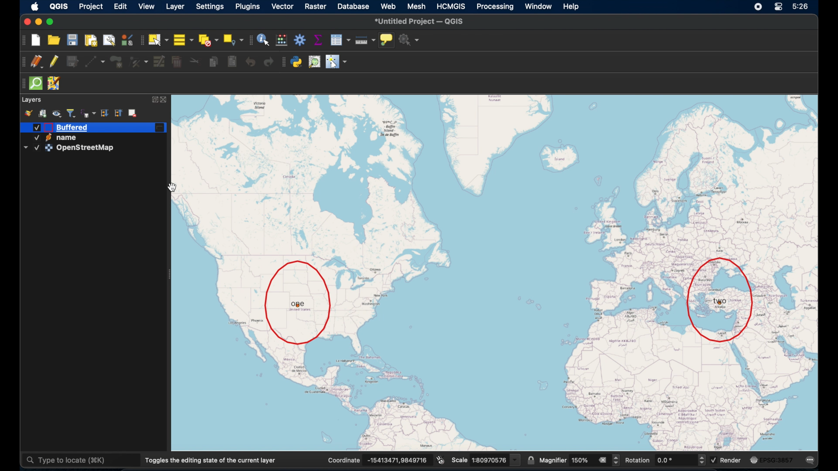 This screenshot has height=471, width=838. I want to click on modify attributes, so click(159, 61).